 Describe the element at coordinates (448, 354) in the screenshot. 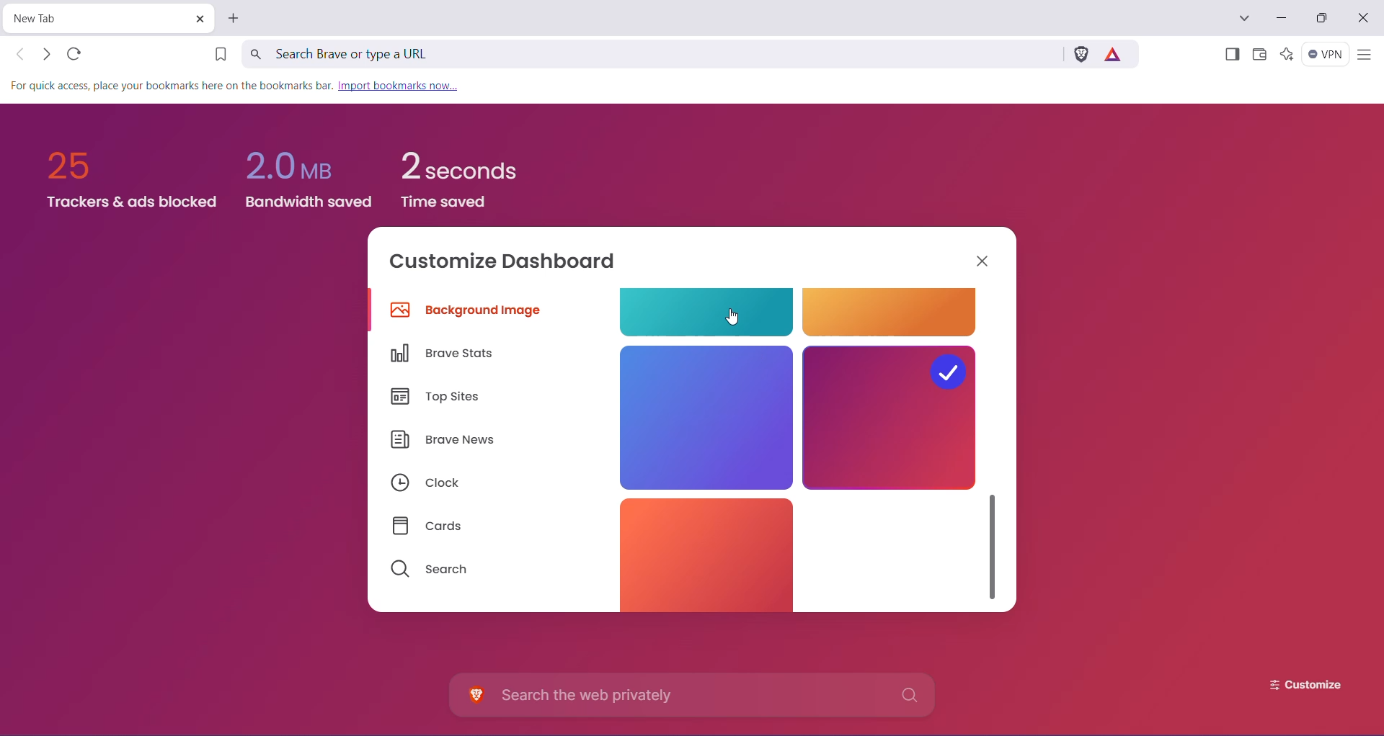

I see `Brave Stats` at that location.